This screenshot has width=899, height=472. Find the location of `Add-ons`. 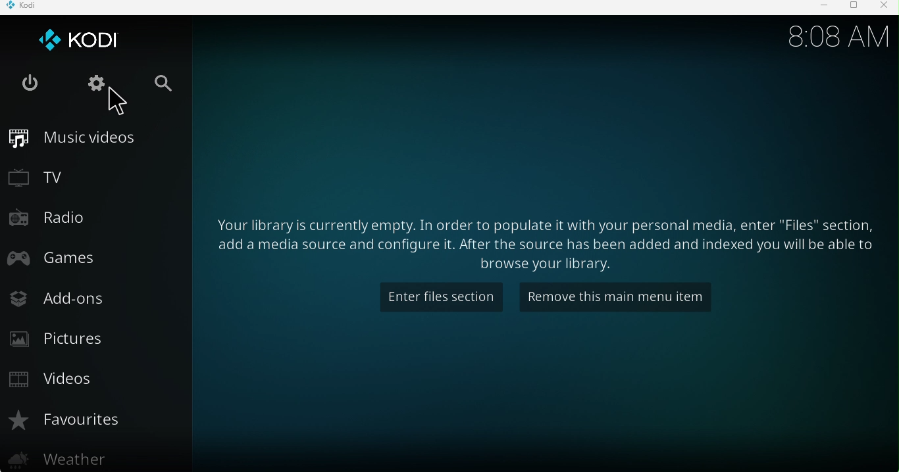

Add-ons is located at coordinates (84, 298).